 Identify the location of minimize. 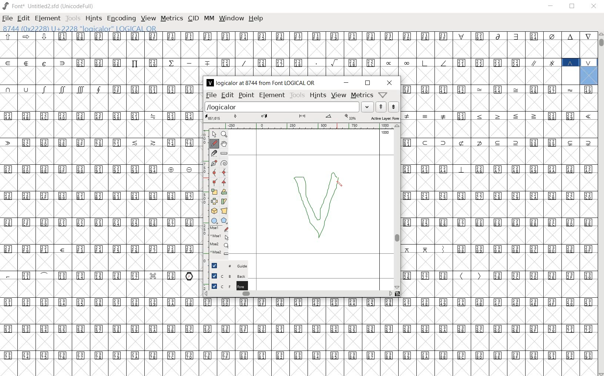
(347, 82).